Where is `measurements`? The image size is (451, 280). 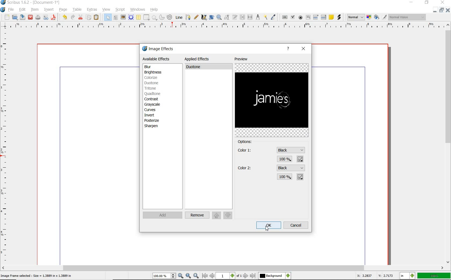
measurements is located at coordinates (258, 17).